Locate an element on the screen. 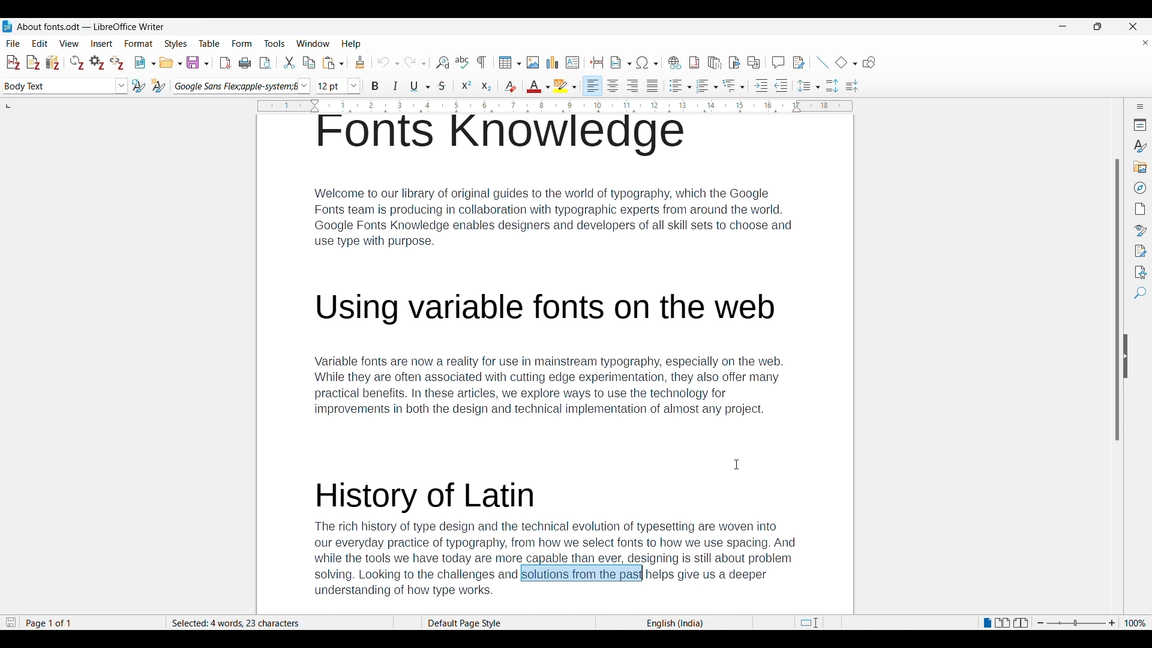 The image size is (1152, 648). Align justified is located at coordinates (653, 86).